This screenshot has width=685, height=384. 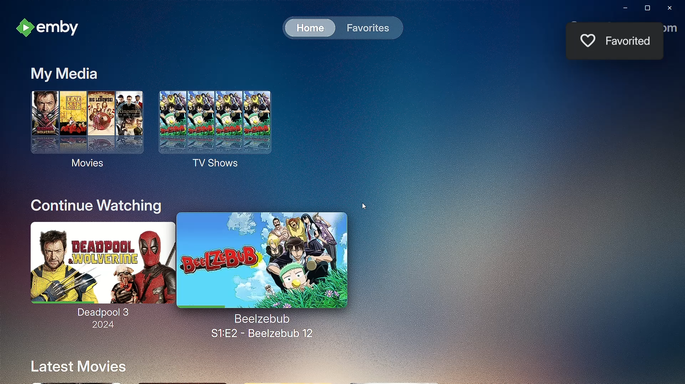 What do you see at coordinates (263, 261) in the screenshot?
I see `Beelzebub` at bounding box center [263, 261].